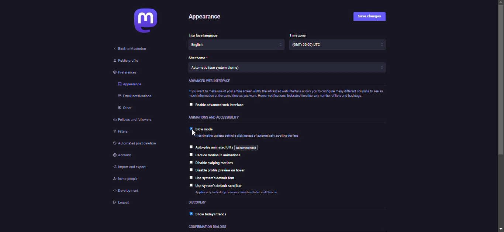 The image size is (504, 232). I want to click on time zone, so click(297, 35).